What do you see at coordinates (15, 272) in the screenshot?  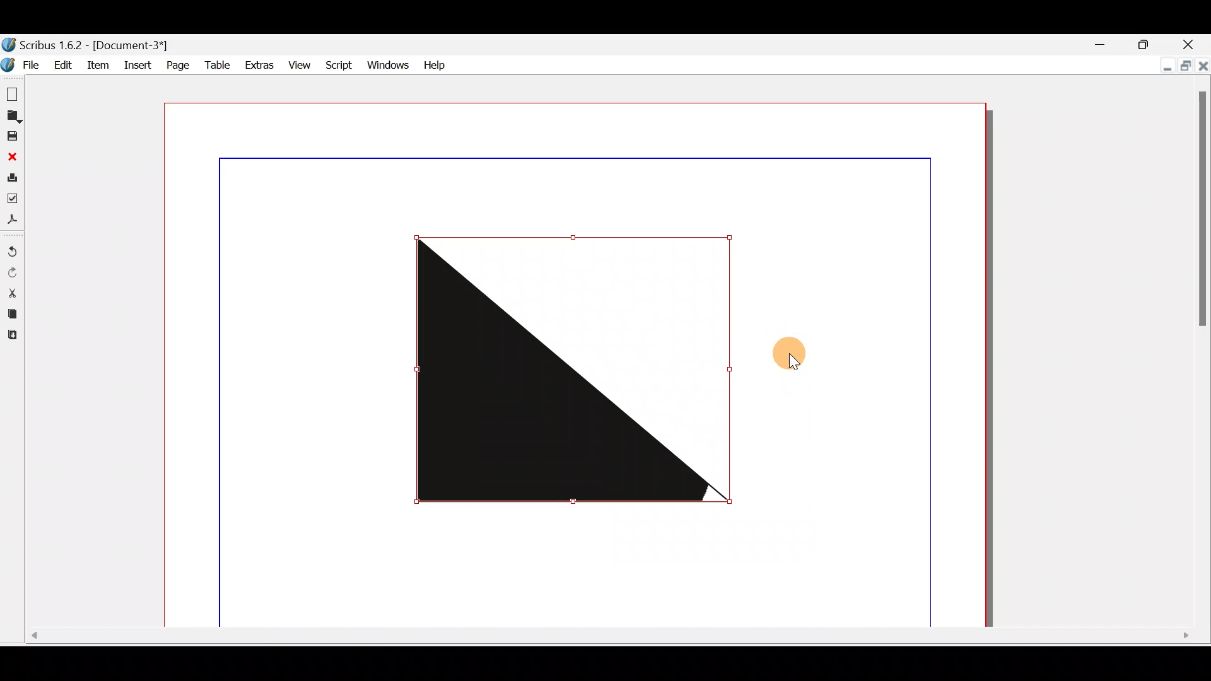 I see `Redo` at bounding box center [15, 272].